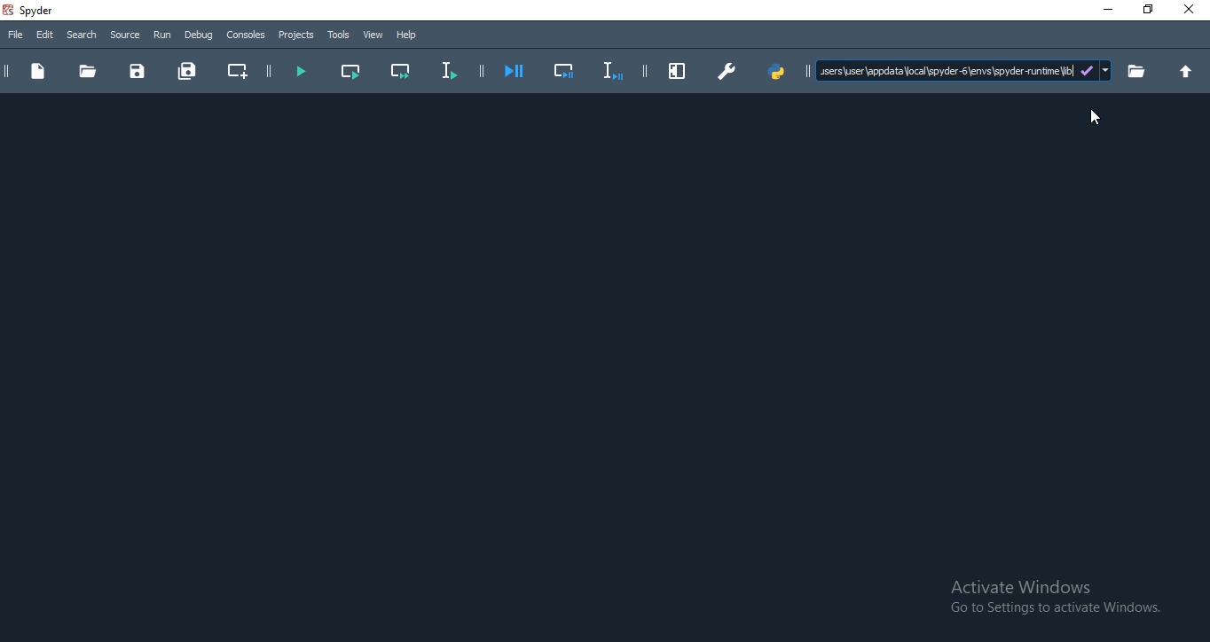 The image size is (1210, 642). What do you see at coordinates (408, 35) in the screenshot?
I see `help` at bounding box center [408, 35].